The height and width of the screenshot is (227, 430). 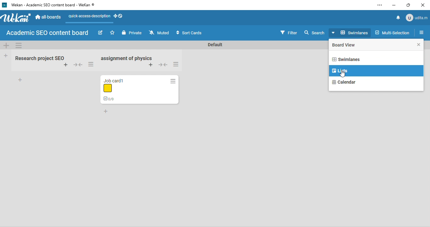 I want to click on filter, so click(x=289, y=32).